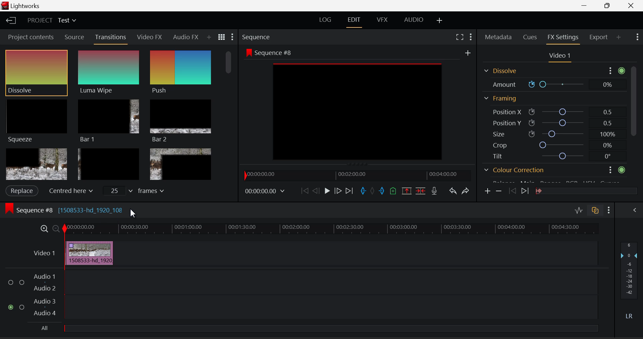 Image resolution: width=643 pixels, height=339 pixels. I want to click on Amount, so click(552, 84).